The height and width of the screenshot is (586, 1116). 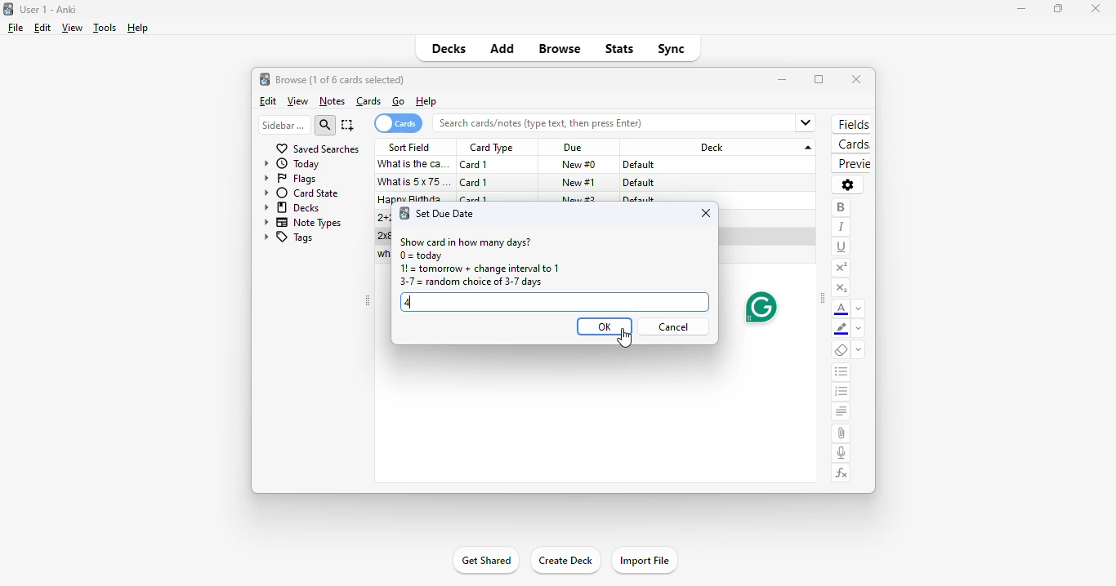 What do you see at coordinates (292, 164) in the screenshot?
I see `today` at bounding box center [292, 164].